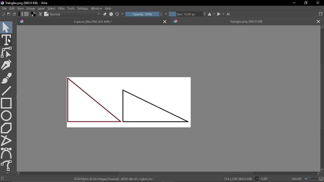  I want to click on 100, so click(296, 179).